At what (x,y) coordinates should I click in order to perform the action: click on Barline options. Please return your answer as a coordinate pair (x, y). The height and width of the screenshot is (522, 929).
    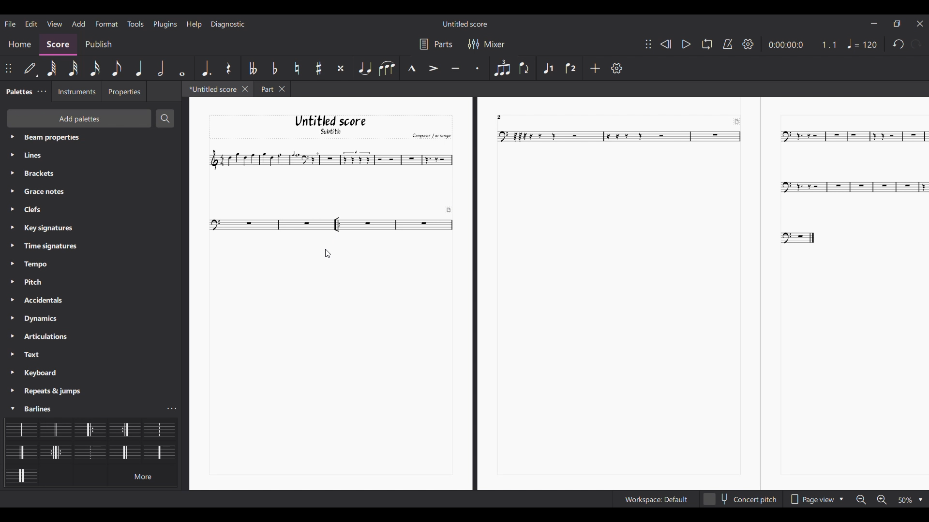
    Looking at the image, I should click on (23, 451).